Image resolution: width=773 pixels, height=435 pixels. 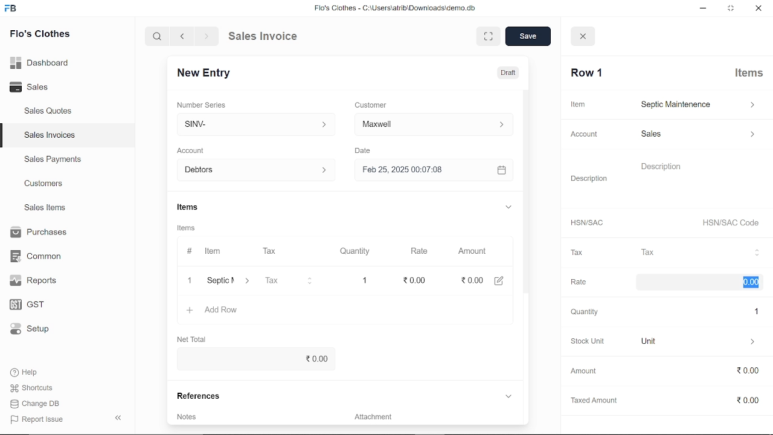 What do you see at coordinates (204, 397) in the screenshot?
I see `References.` at bounding box center [204, 397].